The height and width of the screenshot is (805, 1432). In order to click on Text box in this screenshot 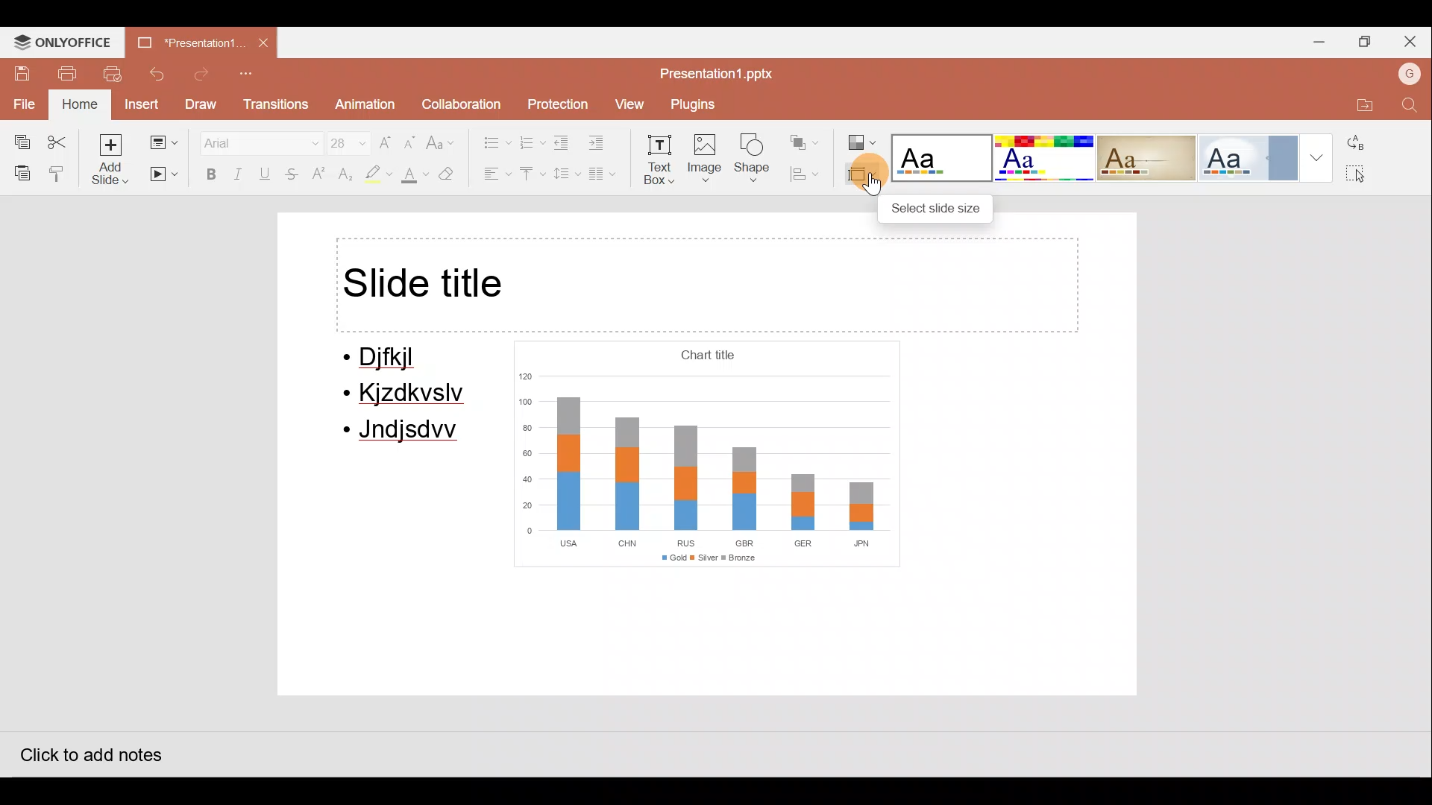, I will do `click(661, 162)`.